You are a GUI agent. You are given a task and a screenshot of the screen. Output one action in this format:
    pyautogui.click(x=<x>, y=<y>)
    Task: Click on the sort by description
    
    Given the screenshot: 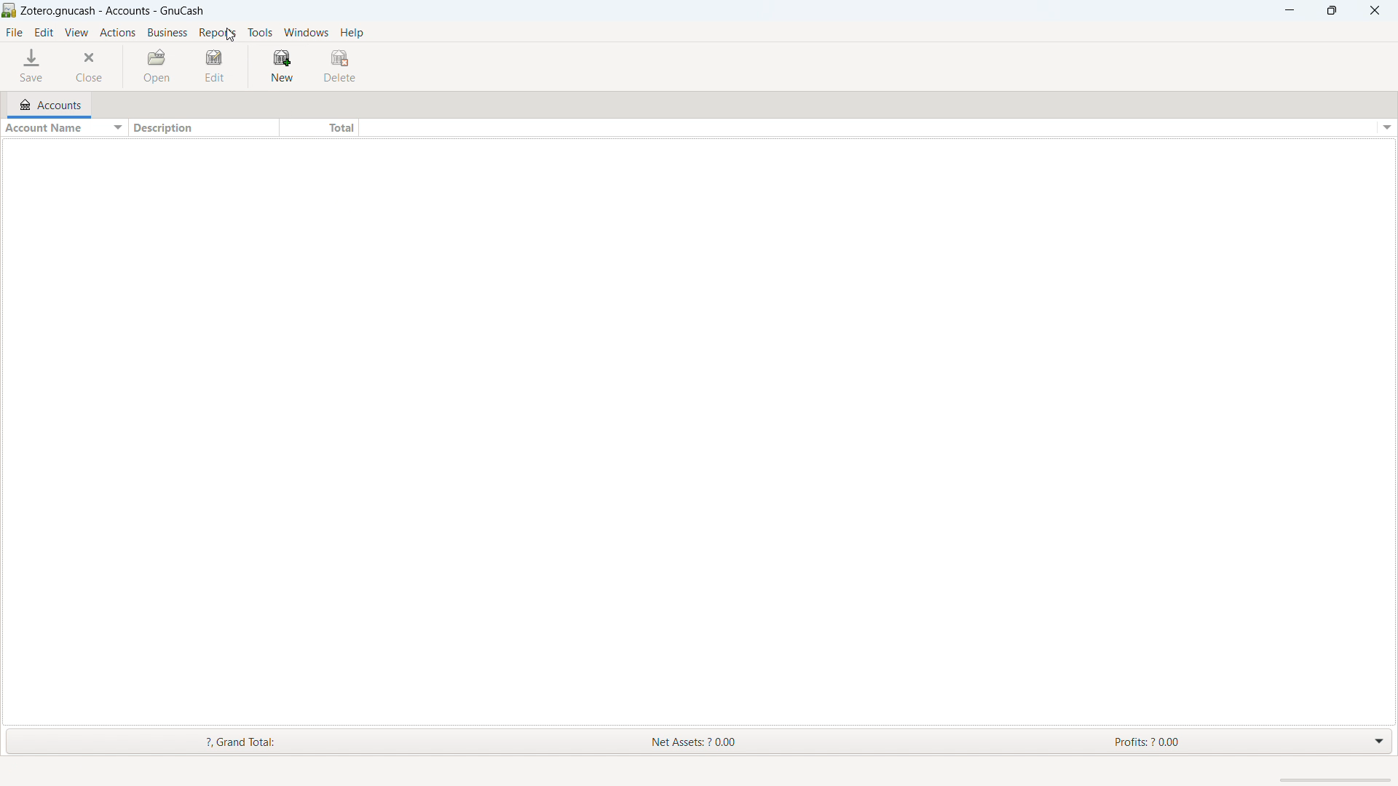 What is the action you would take?
    pyautogui.click(x=201, y=129)
    